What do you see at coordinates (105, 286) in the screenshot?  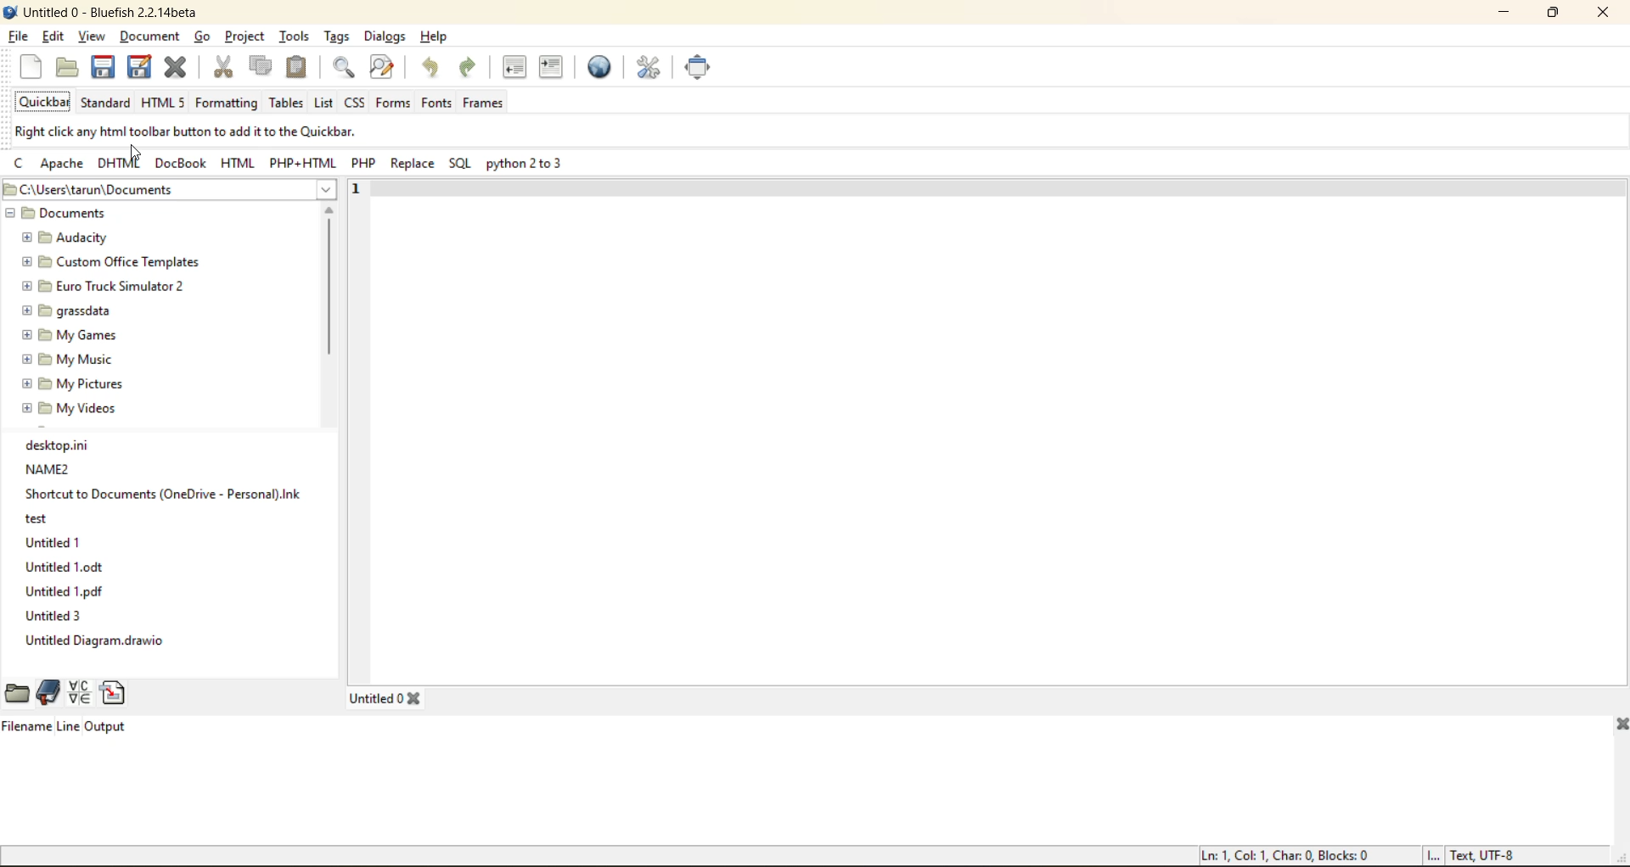 I see `Euro Truck Simulator 2` at bounding box center [105, 286].